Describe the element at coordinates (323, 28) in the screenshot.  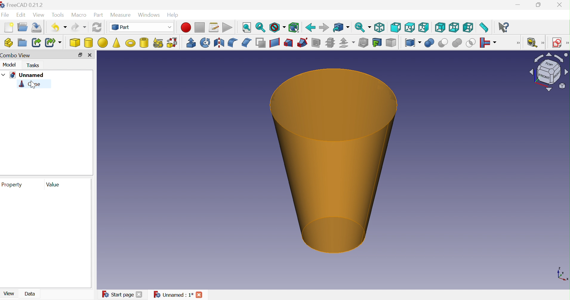
I see `Forward` at that location.